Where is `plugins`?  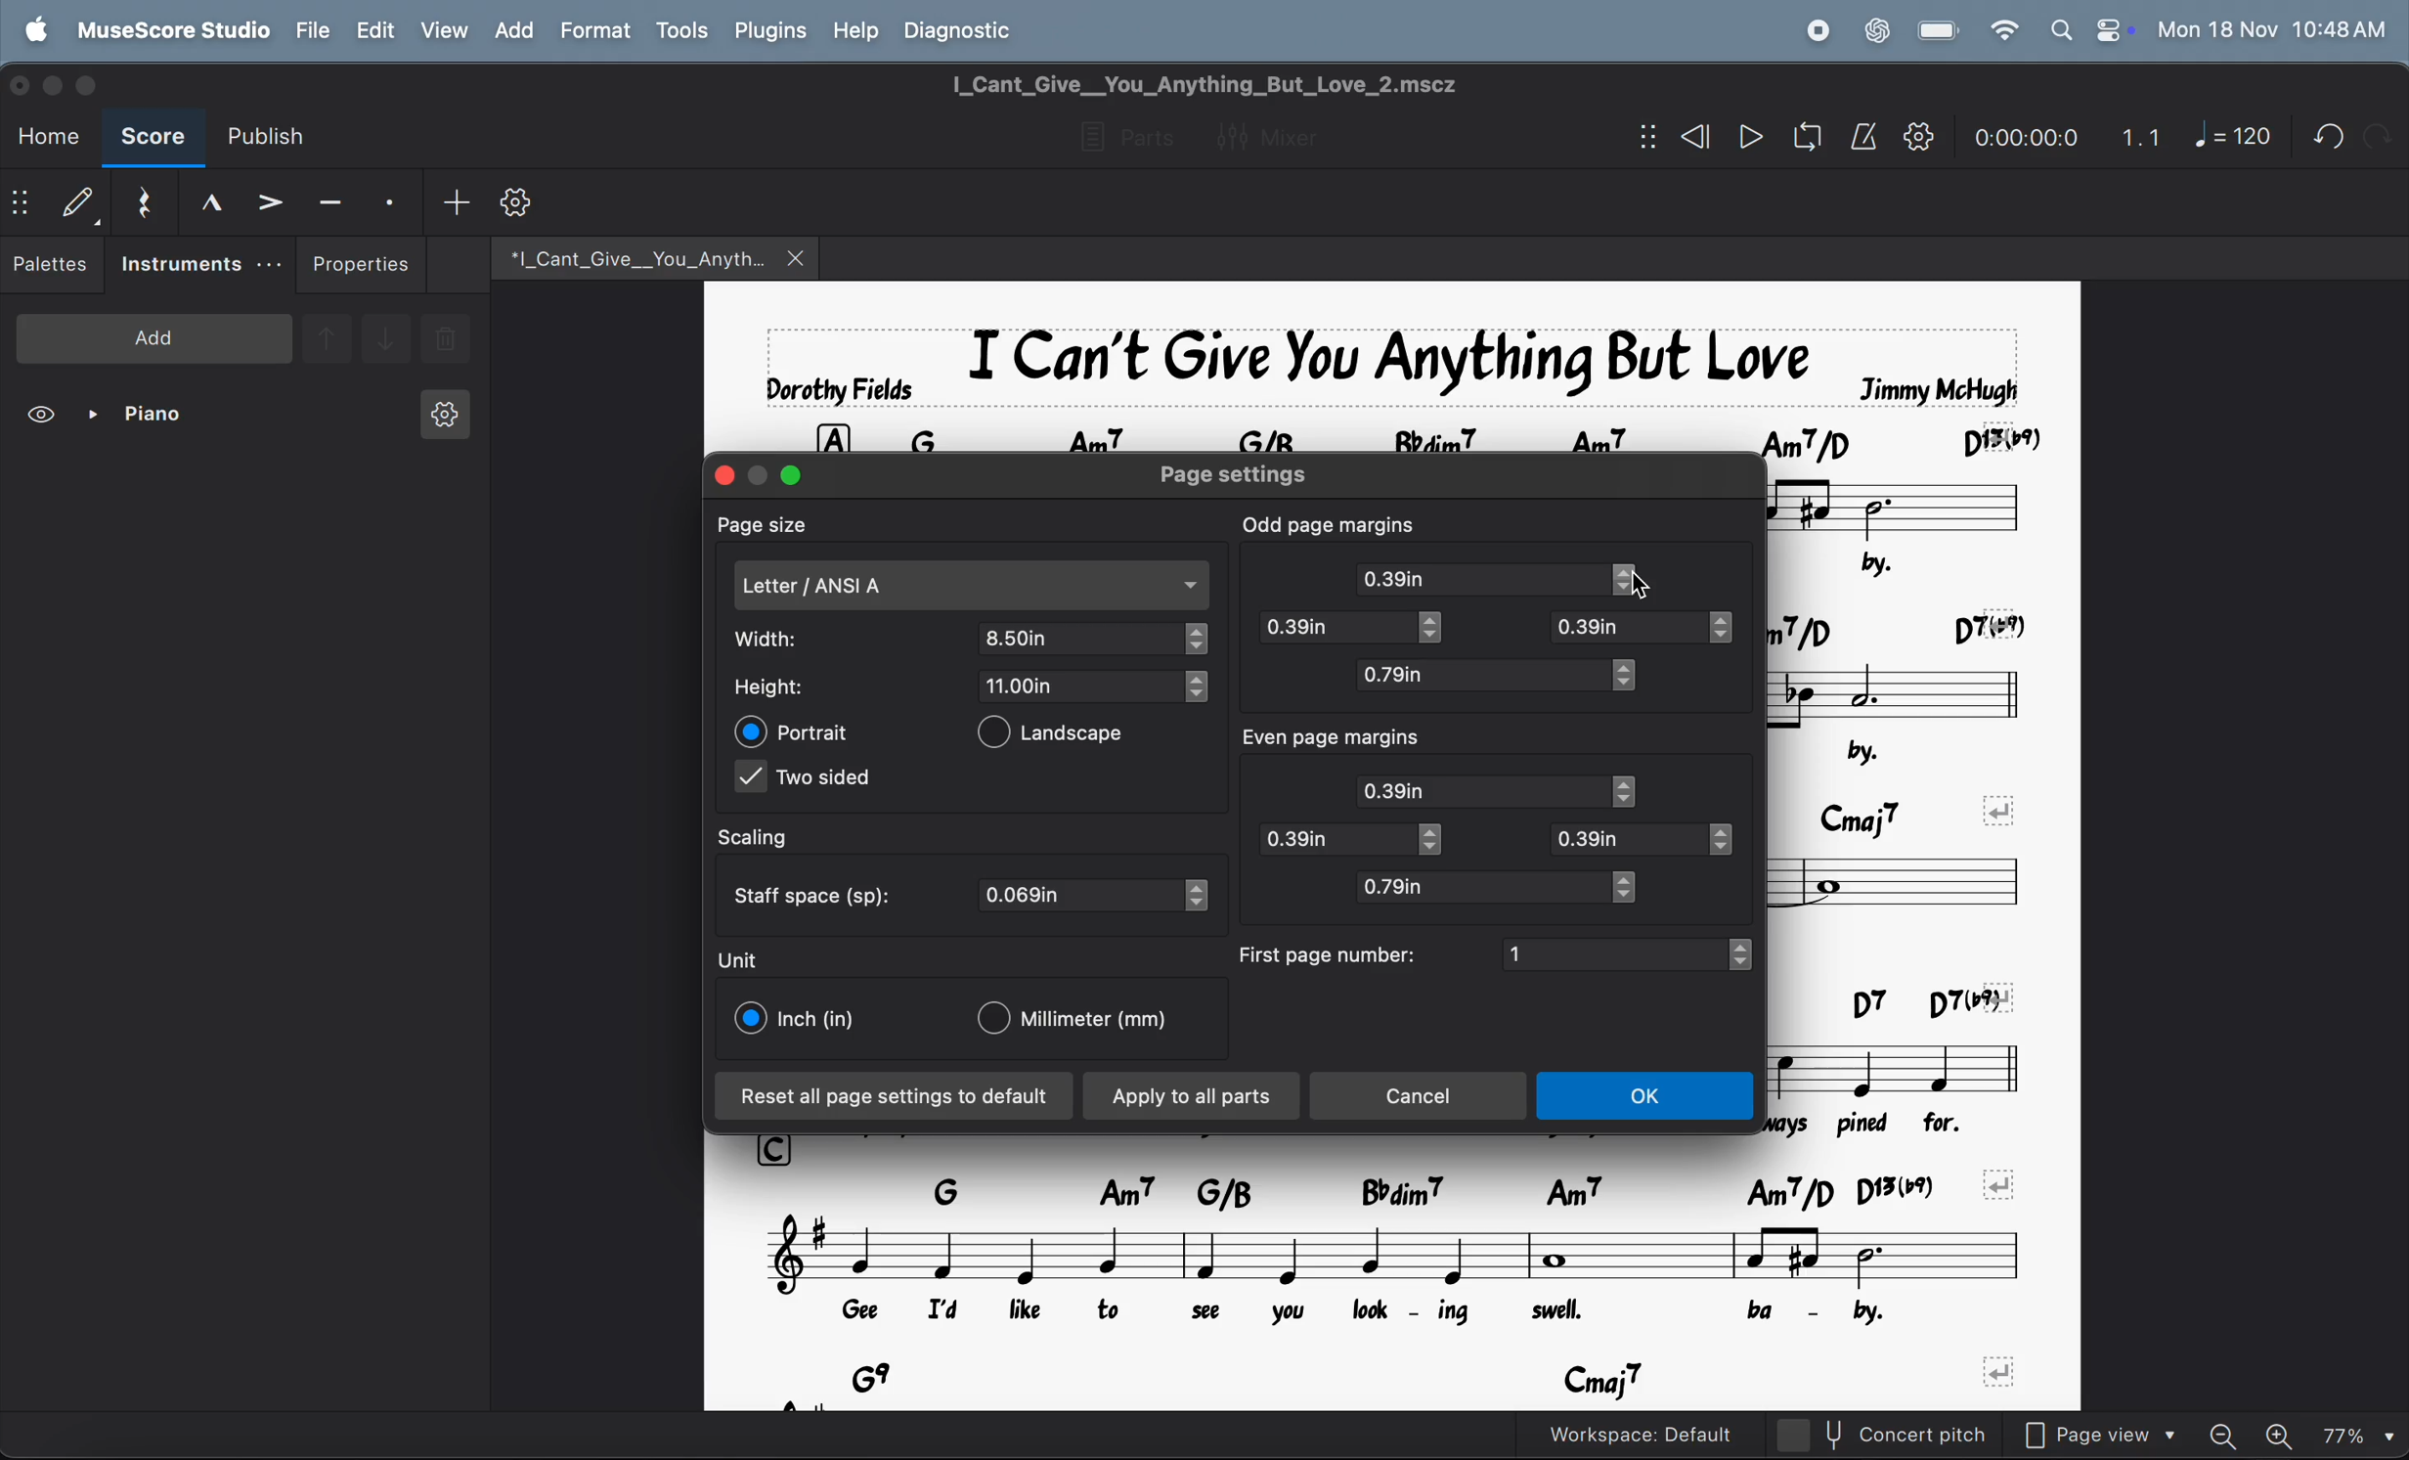
plugins is located at coordinates (766, 31).